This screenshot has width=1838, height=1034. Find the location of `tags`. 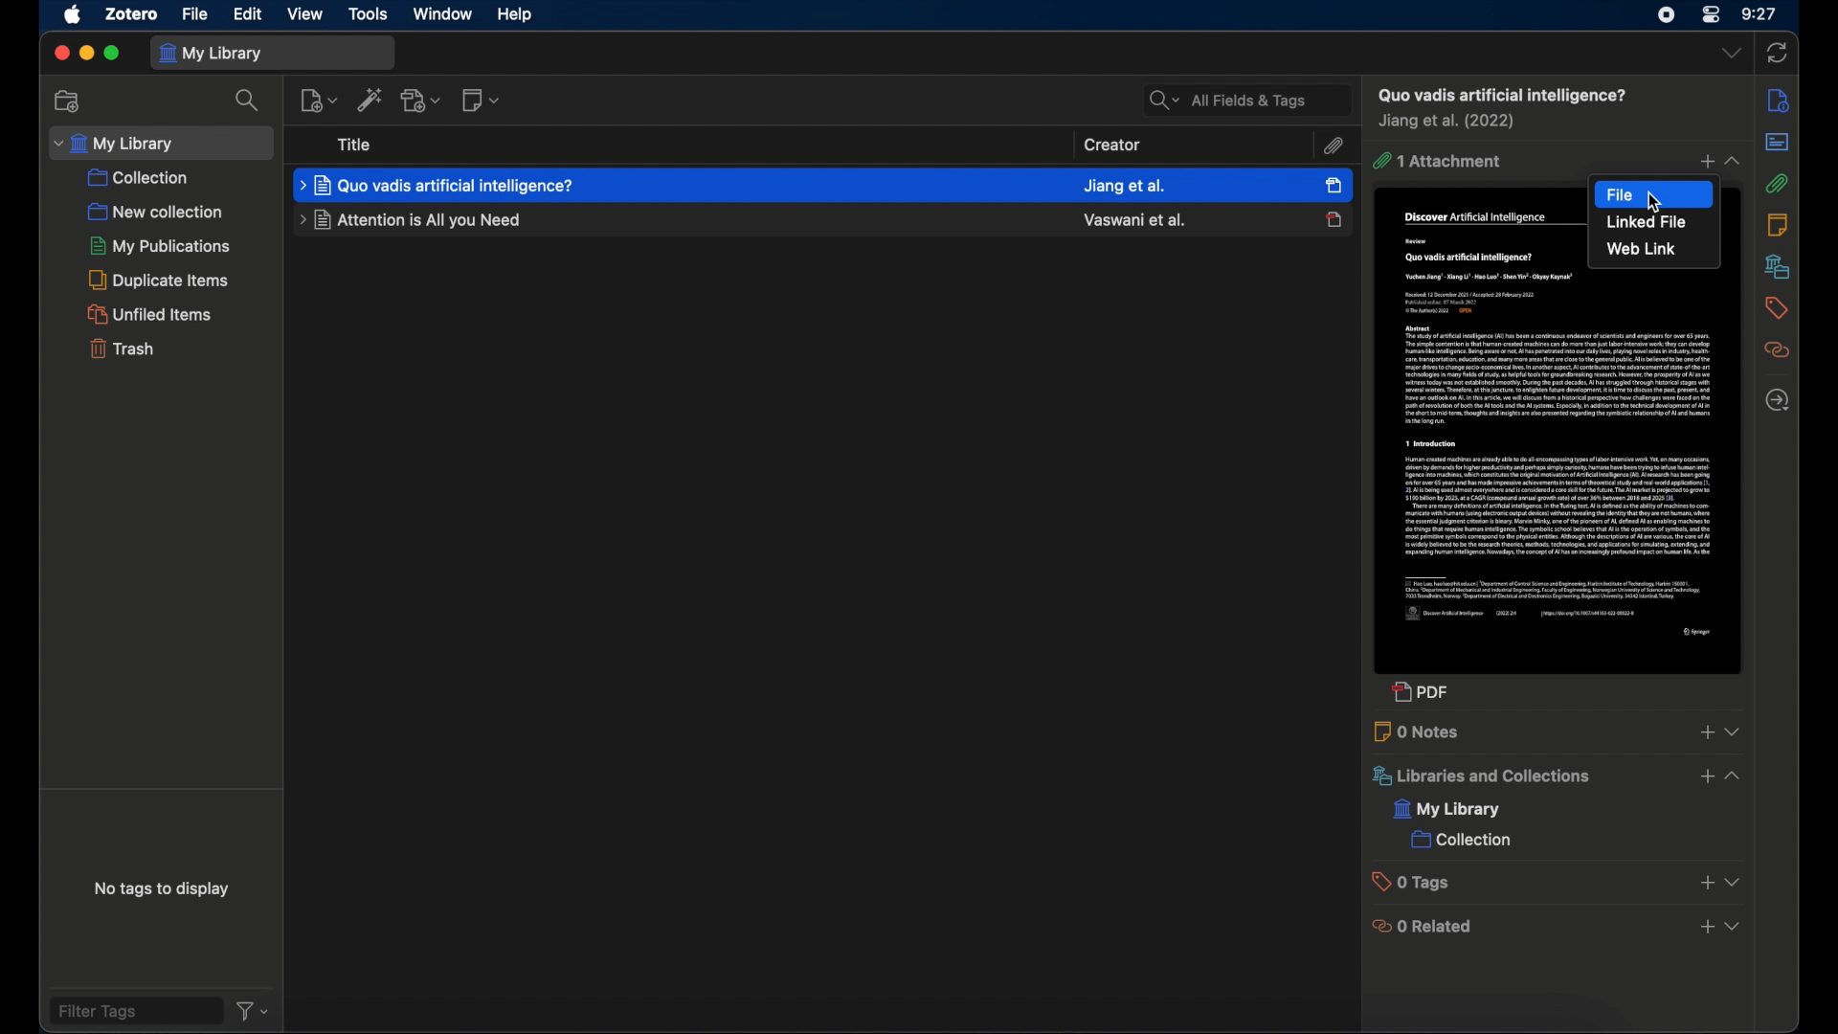

tags is located at coordinates (1775, 307).